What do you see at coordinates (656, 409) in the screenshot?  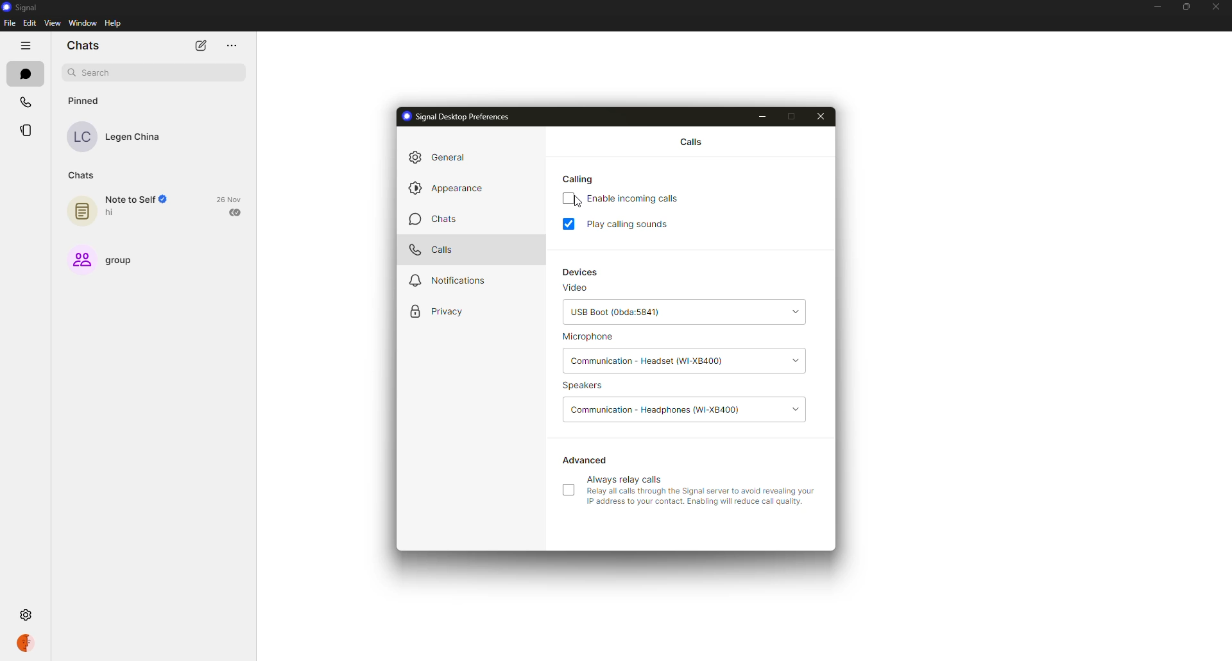 I see `headphones` at bounding box center [656, 409].